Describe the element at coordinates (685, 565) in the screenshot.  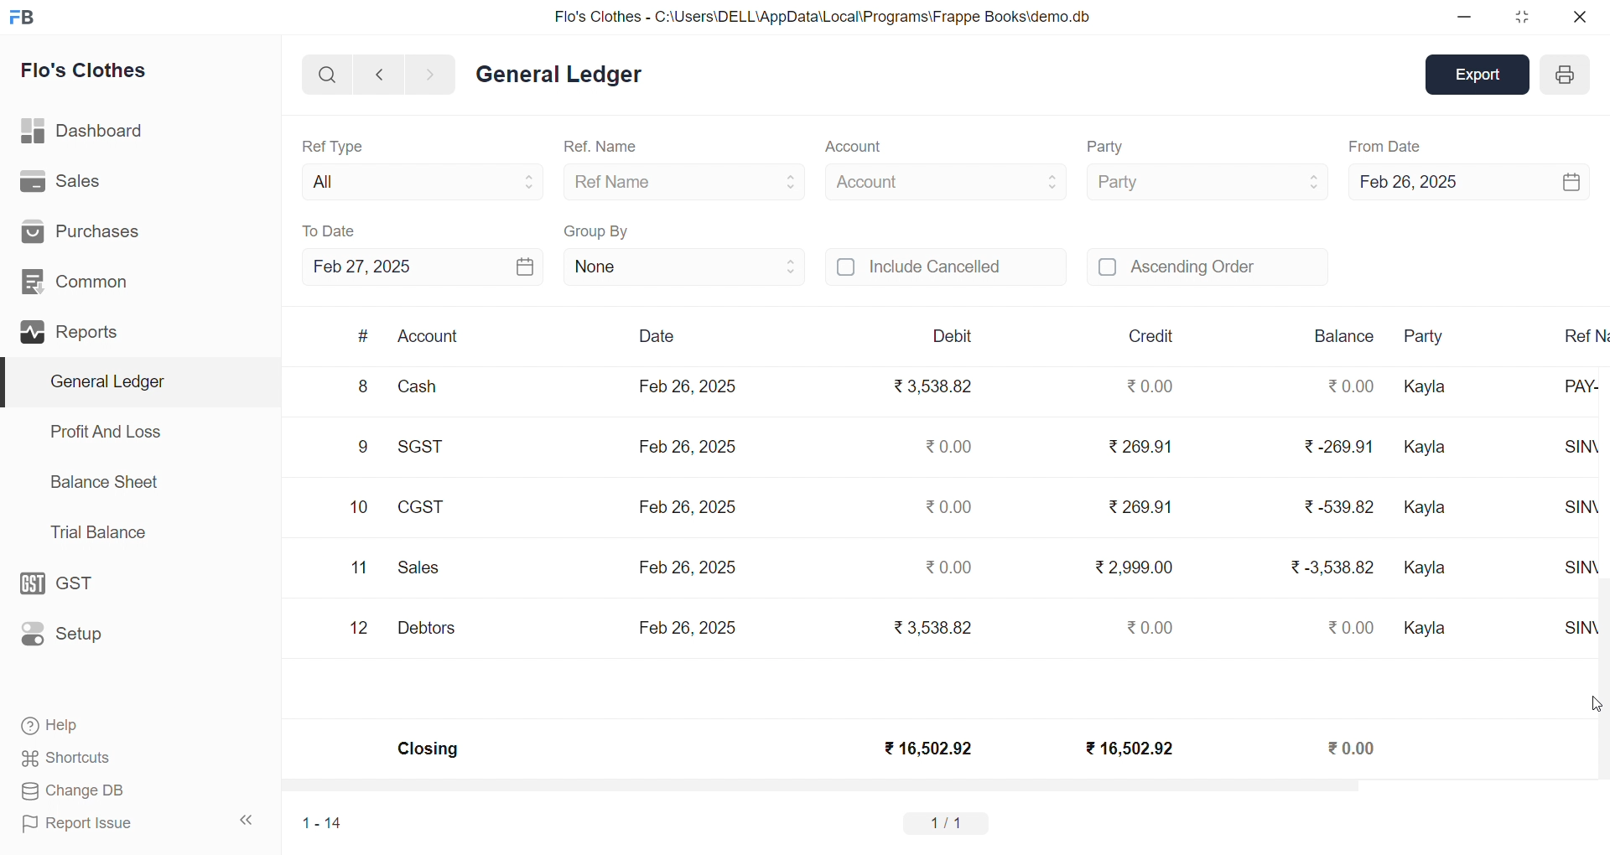
I see `Feb 26, 2025` at that location.